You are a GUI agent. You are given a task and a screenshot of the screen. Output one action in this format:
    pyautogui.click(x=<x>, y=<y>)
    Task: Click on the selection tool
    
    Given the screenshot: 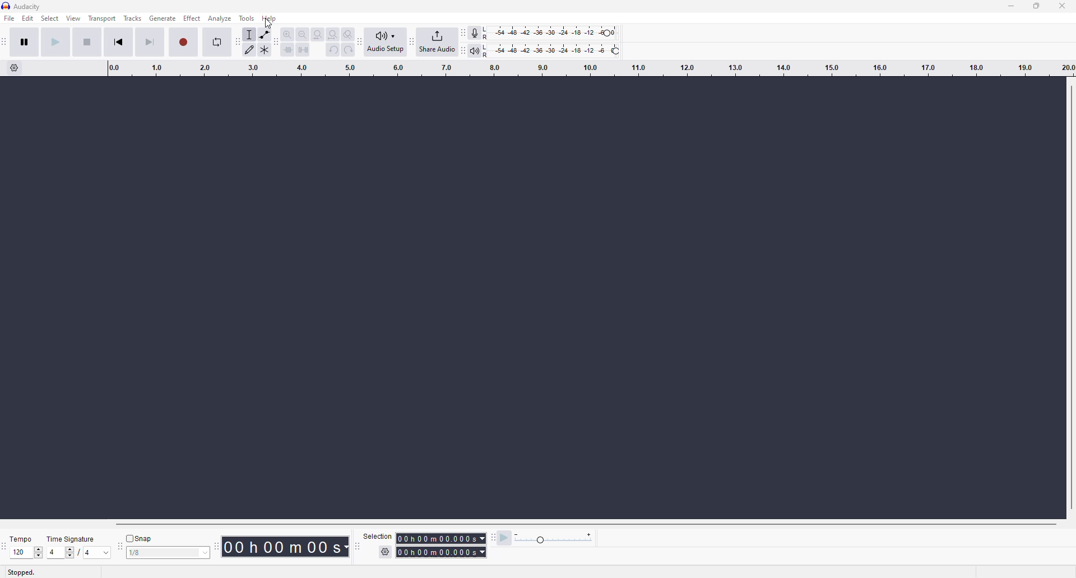 What is the action you would take?
    pyautogui.click(x=251, y=32)
    